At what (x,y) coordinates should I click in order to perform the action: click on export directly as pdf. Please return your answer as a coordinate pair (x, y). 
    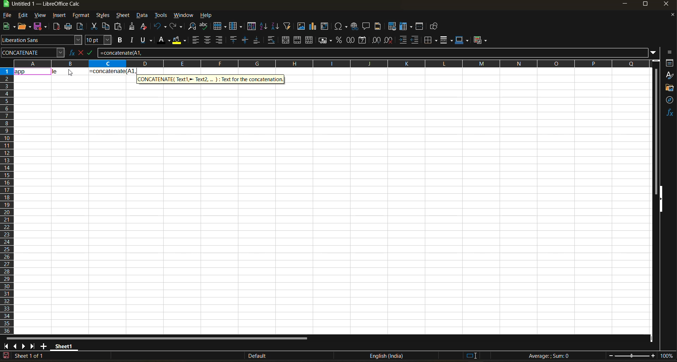
    Looking at the image, I should click on (56, 27).